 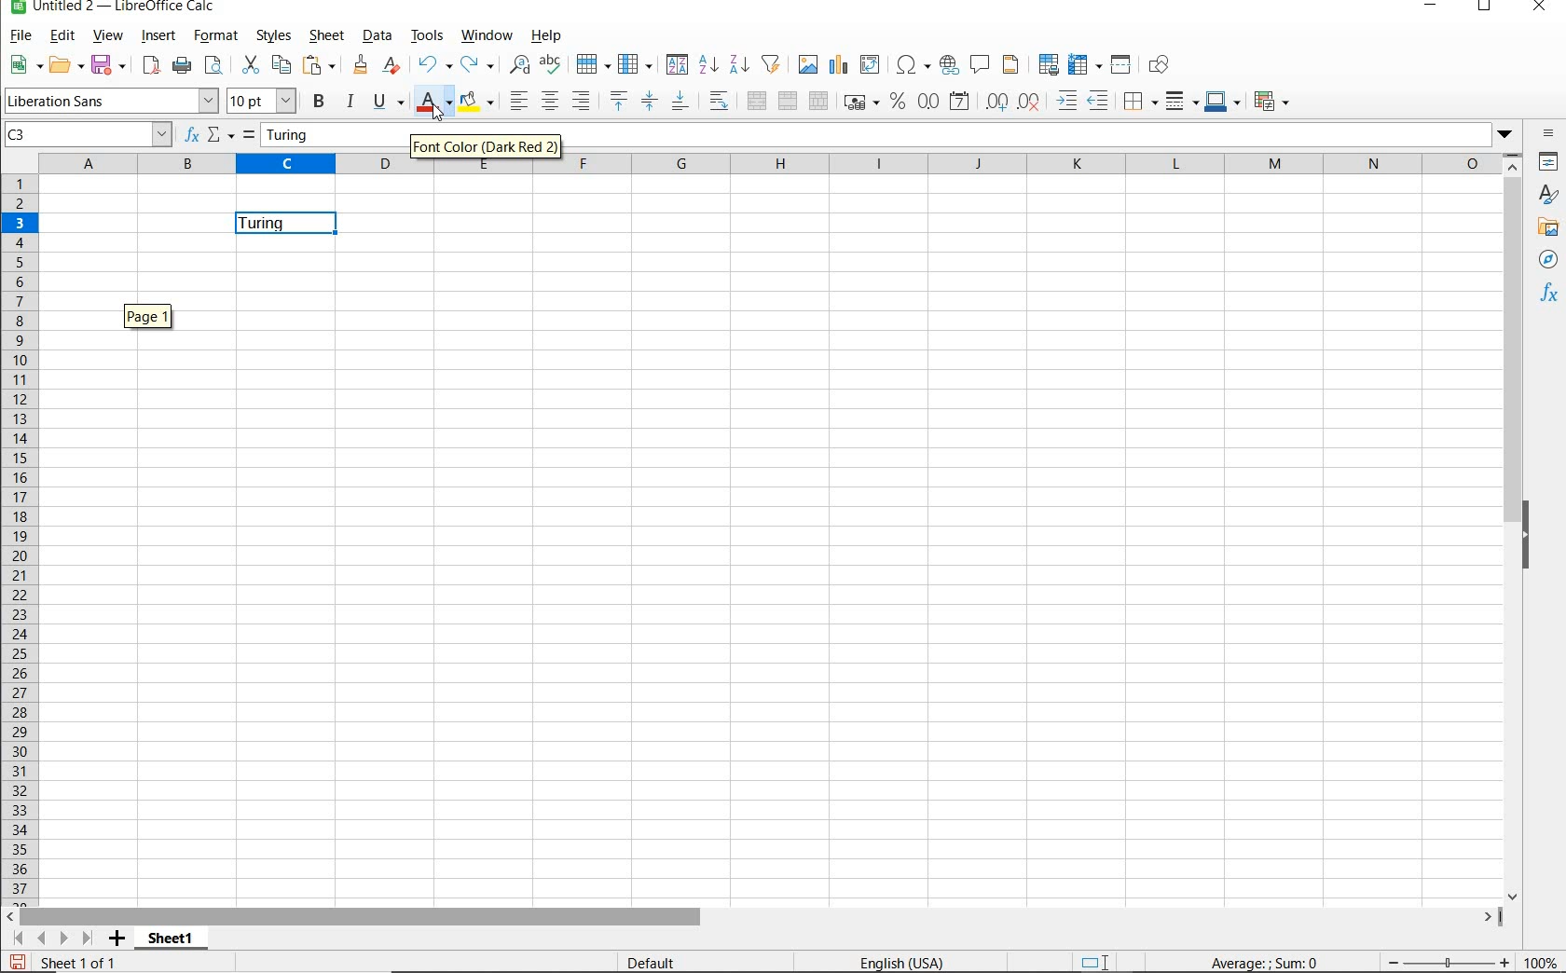 What do you see at coordinates (1064, 101) in the screenshot?
I see `INCREASE INDENT` at bounding box center [1064, 101].